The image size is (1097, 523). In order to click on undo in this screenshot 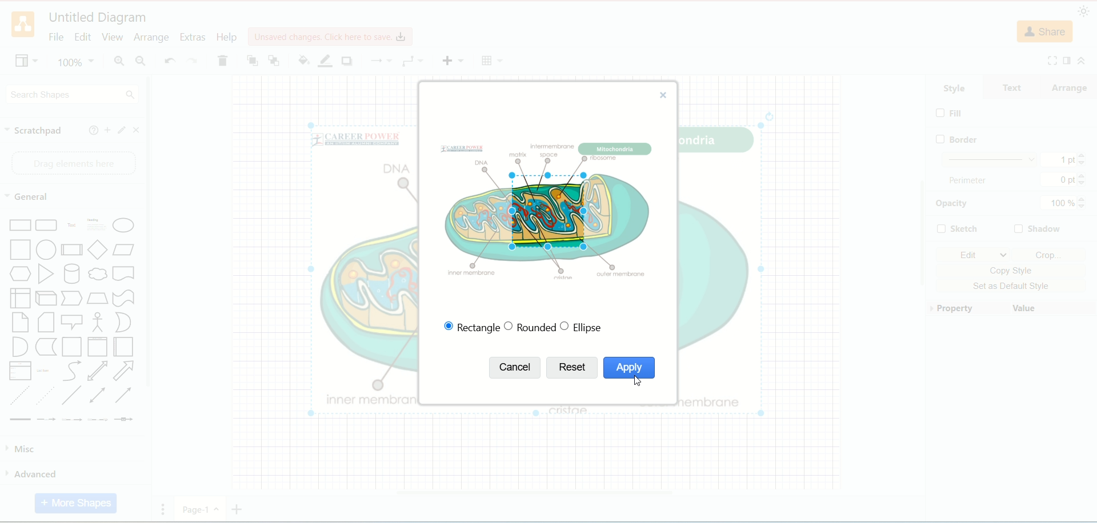, I will do `click(167, 60)`.